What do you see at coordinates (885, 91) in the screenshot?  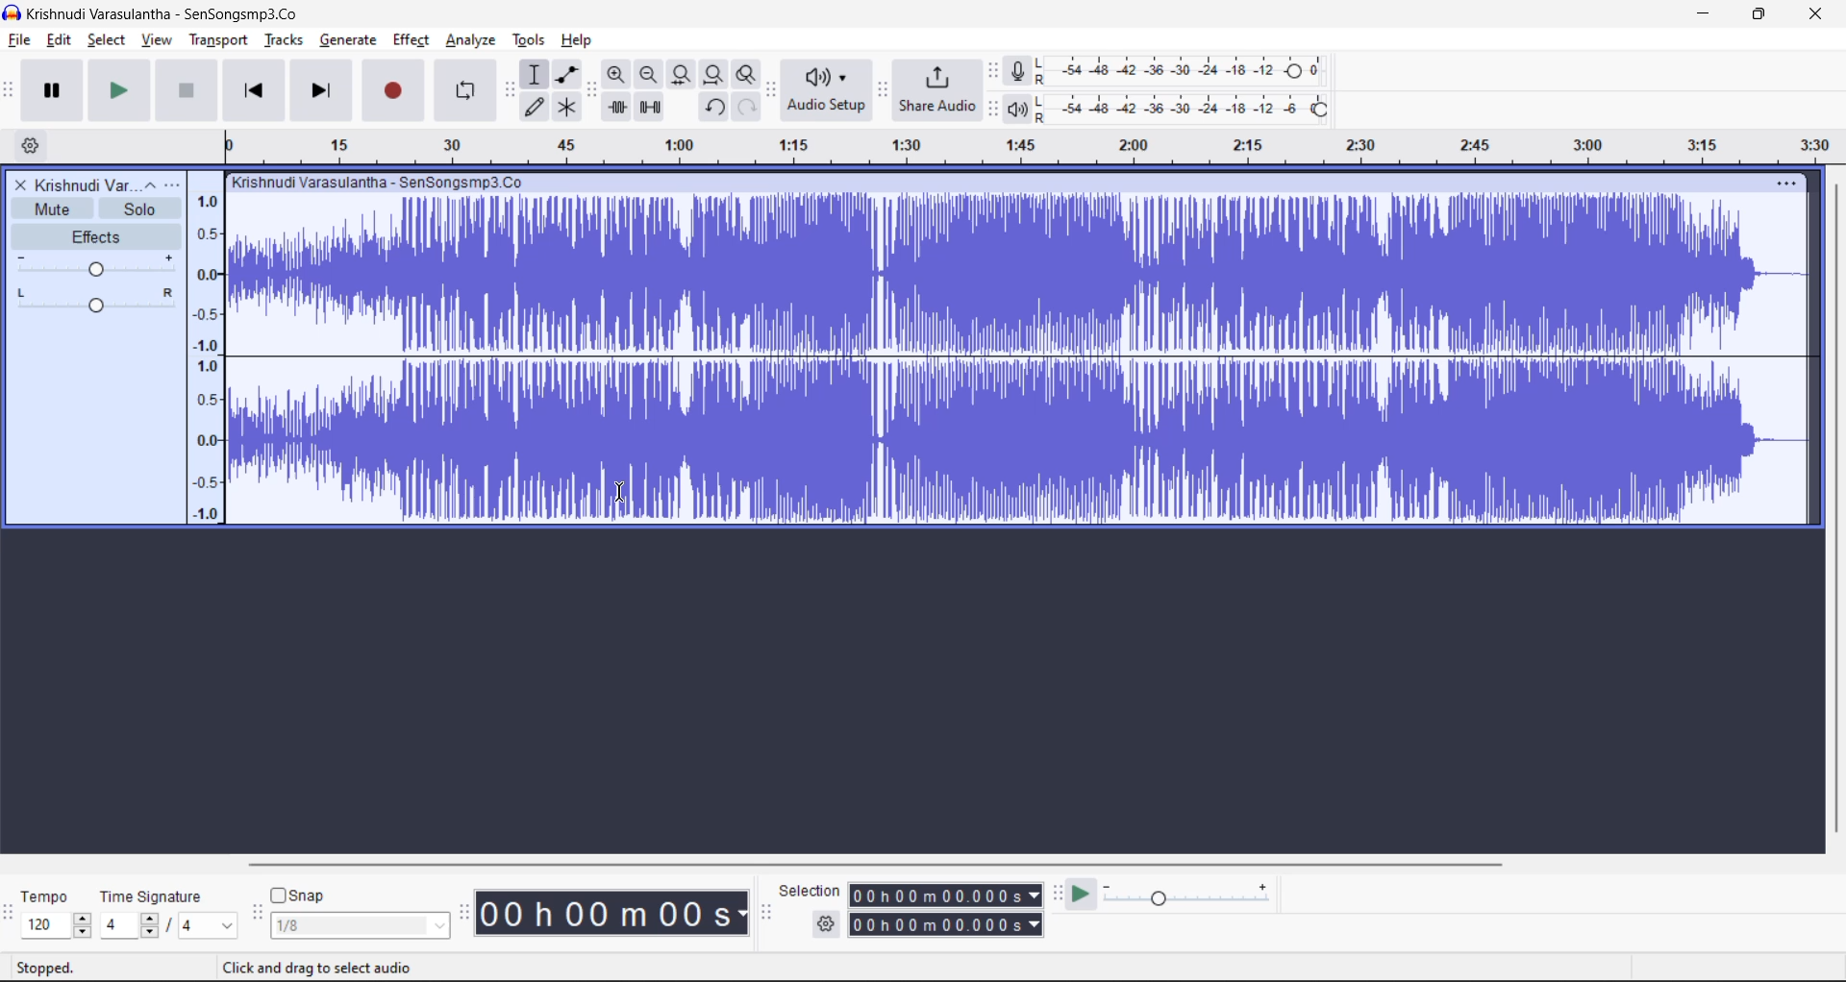 I see `share audio toolbar` at bounding box center [885, 91].